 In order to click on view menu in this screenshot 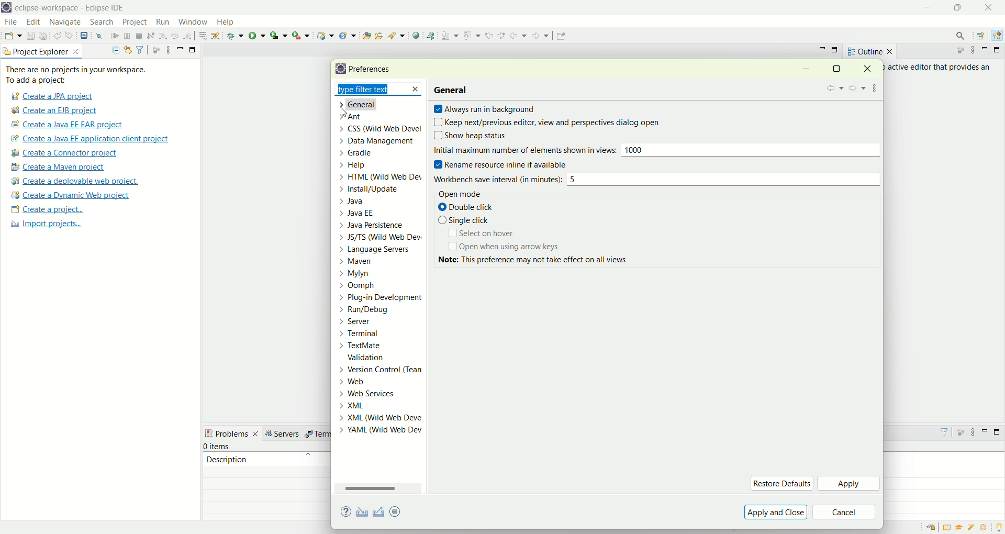, I will do `click(972, 50)`.